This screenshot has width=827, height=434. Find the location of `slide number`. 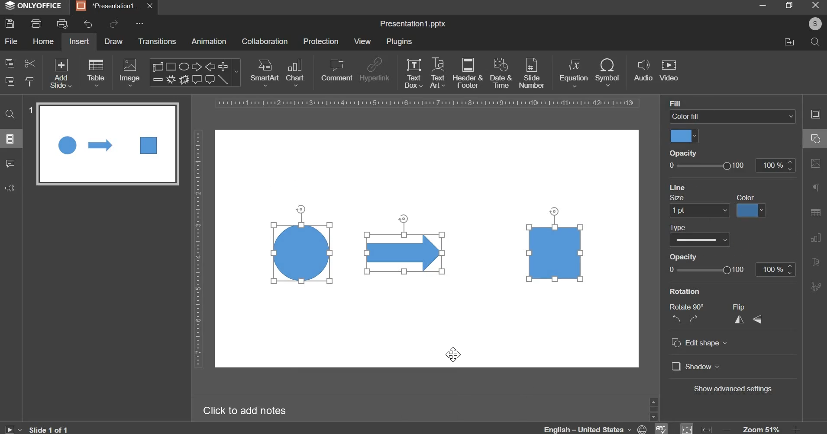

slide number is located at coordinates (31, 109).